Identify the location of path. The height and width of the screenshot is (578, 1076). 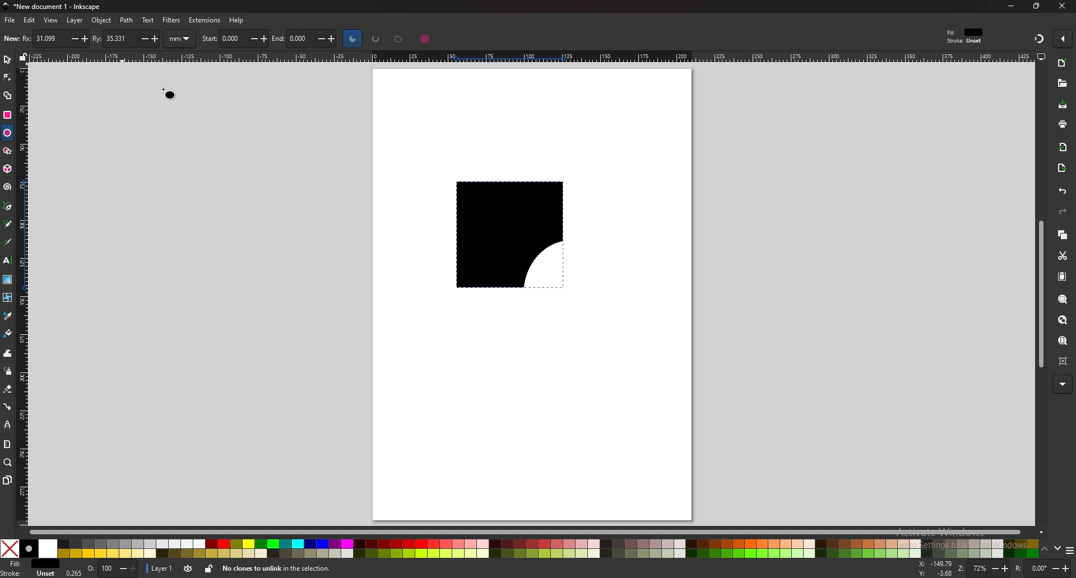
(127, 20).